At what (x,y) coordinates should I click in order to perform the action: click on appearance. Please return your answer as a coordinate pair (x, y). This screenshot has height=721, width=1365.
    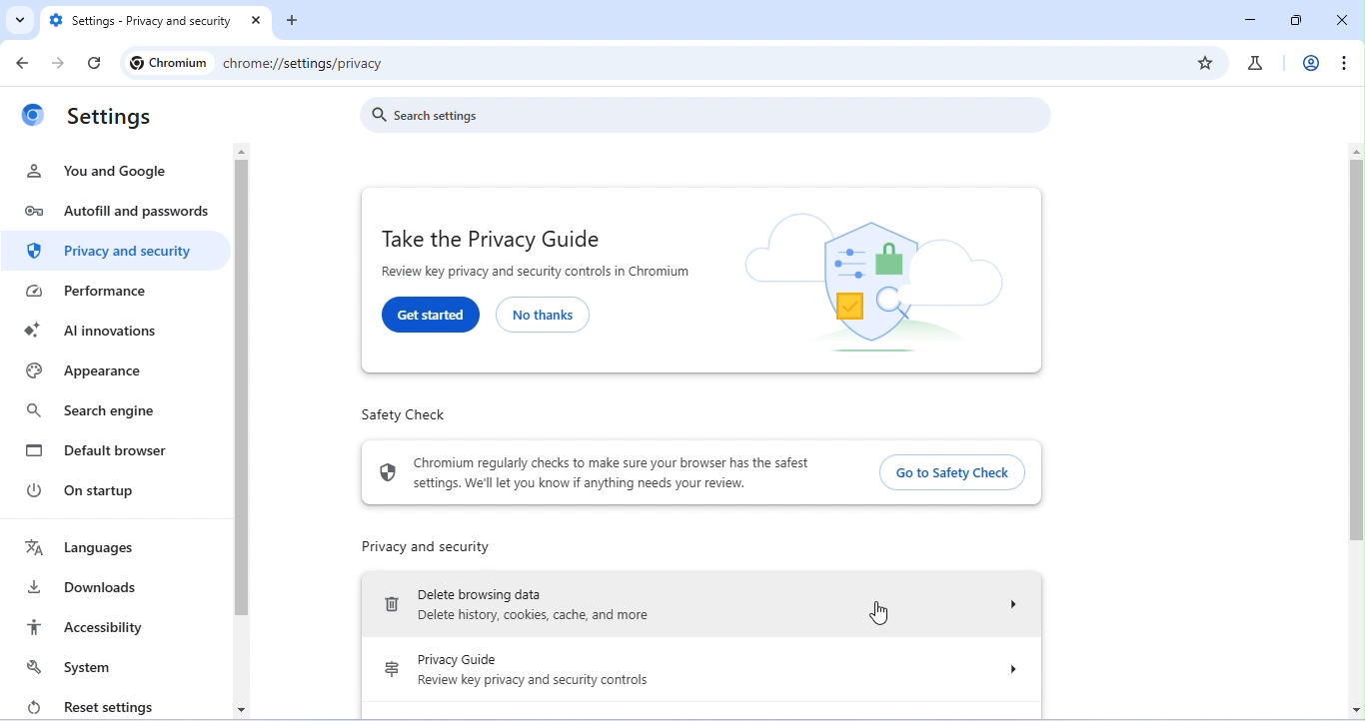
    Looking at the image, I should click on (86, 372).